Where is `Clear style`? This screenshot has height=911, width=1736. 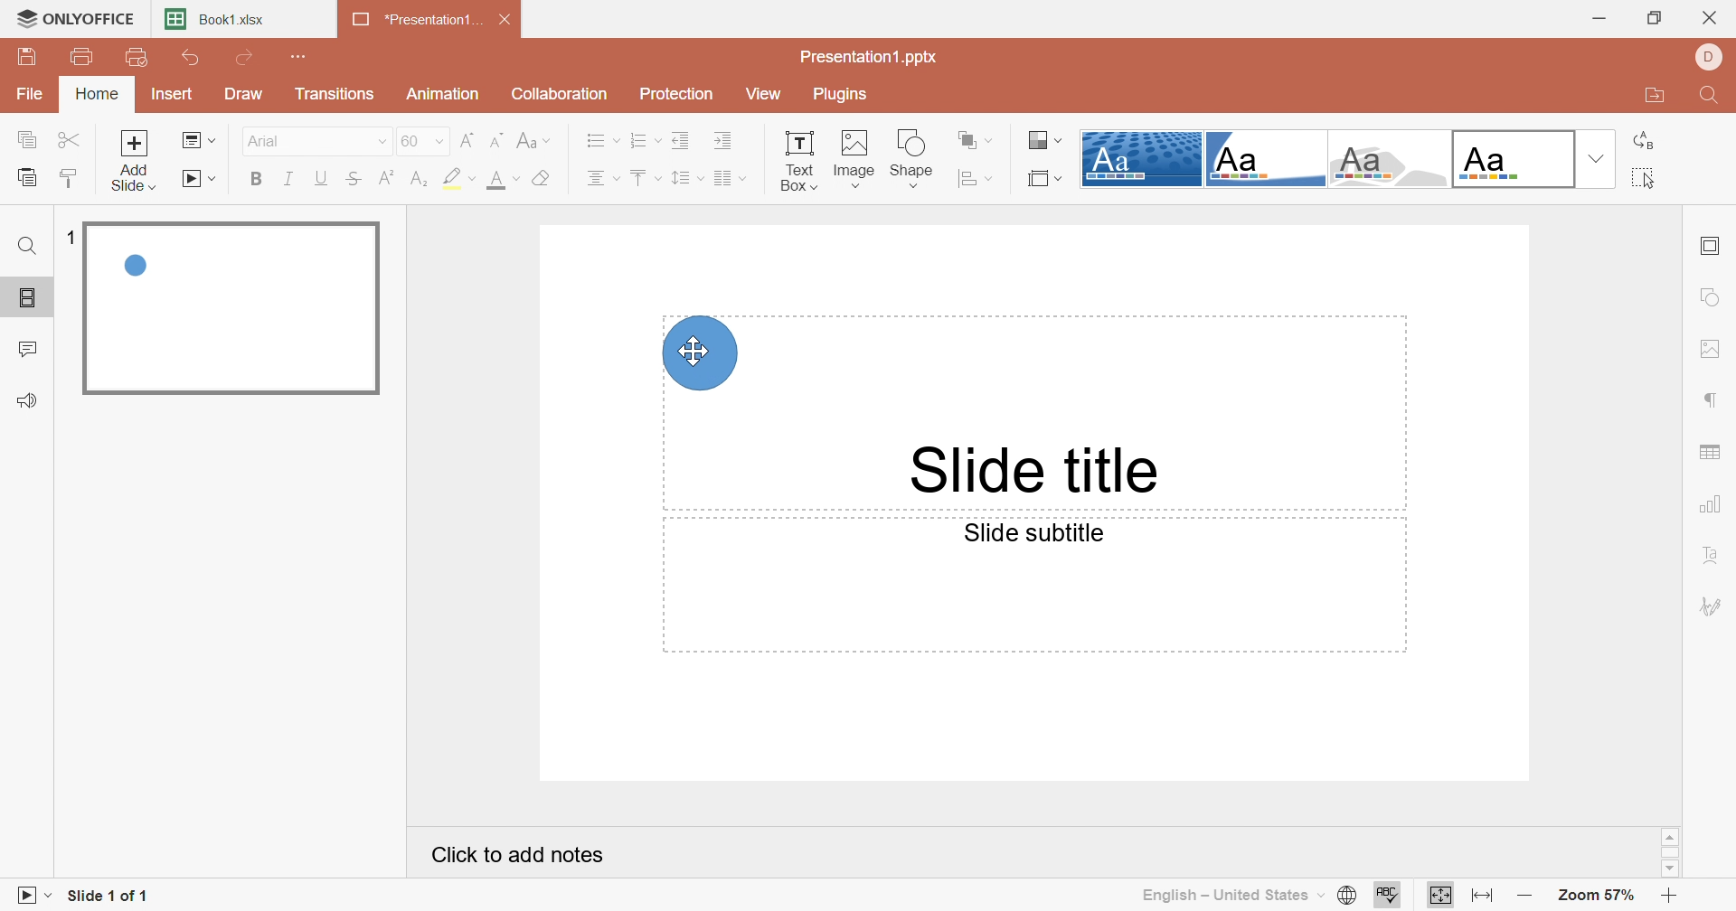
Clear style is located at coordinates (543, 180).